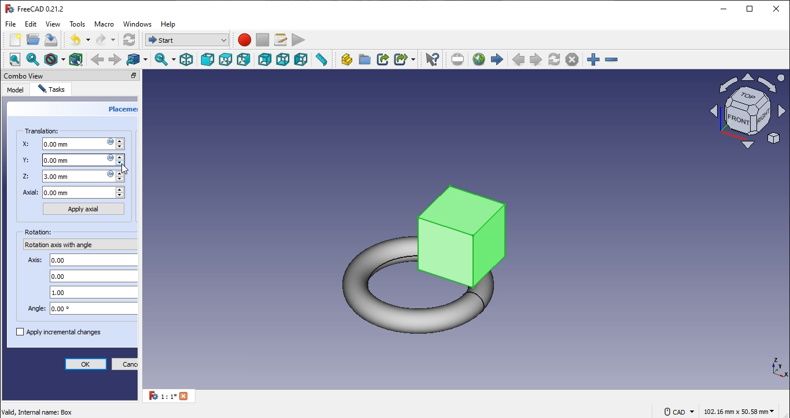 The width and height of the screenshot is (790, 418). I want to click on close, so click(776, 8).